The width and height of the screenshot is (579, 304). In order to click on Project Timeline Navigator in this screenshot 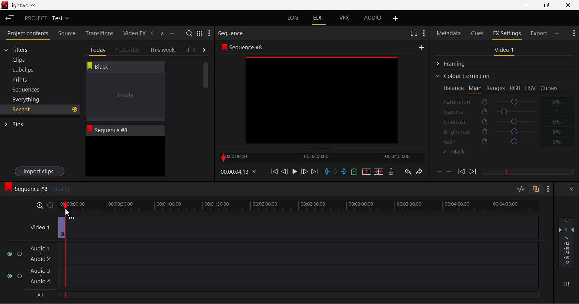, I will do `click(321, 157)`.